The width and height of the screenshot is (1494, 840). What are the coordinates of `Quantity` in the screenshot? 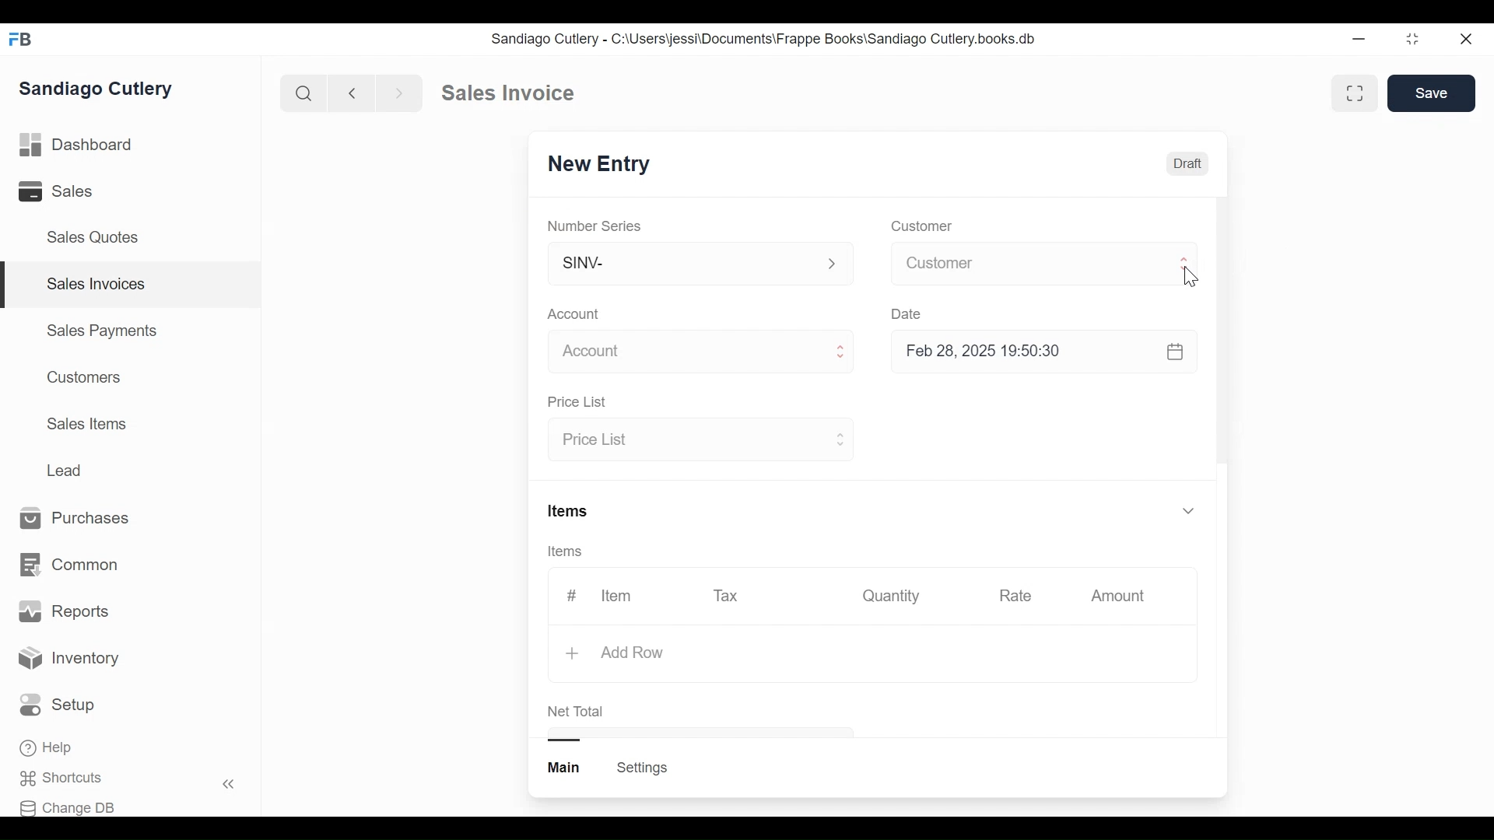 It's located at (893, 596).